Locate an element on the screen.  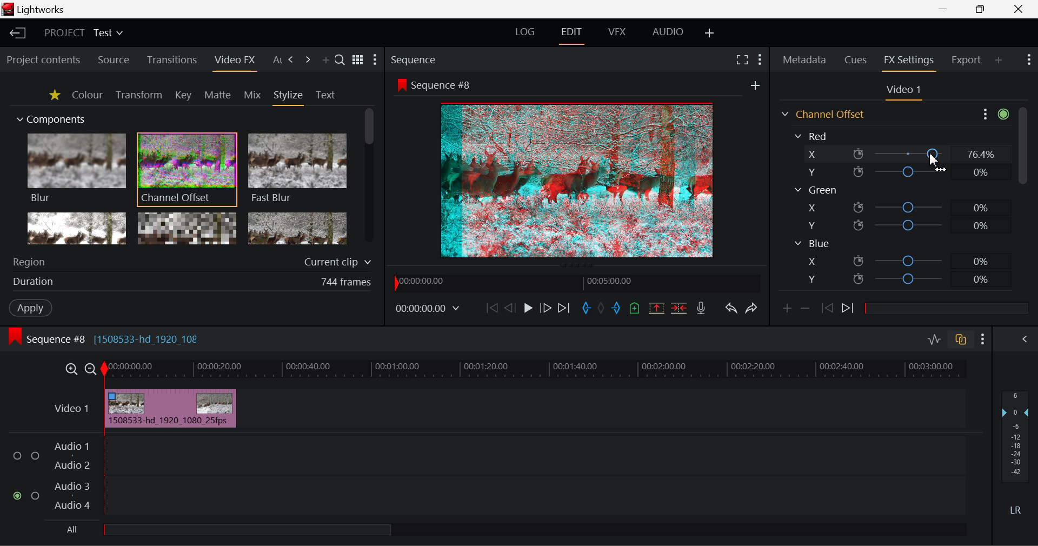
Stylize Tab Open is located at coordinates (288, 97).